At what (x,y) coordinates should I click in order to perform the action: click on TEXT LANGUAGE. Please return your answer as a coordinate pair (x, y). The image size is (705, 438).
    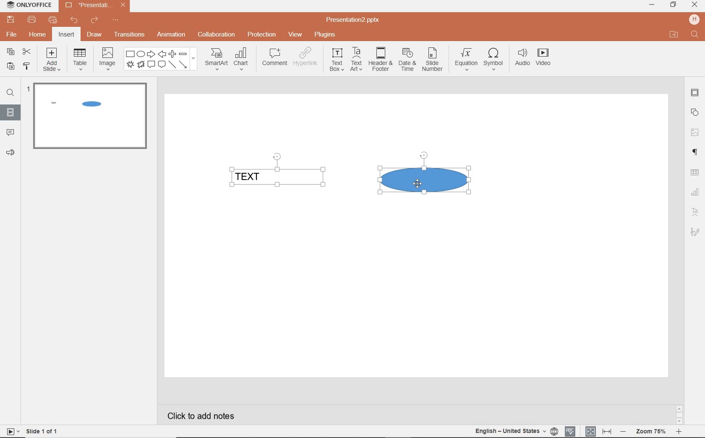
    Looking at the image, I should click on (515, 431).